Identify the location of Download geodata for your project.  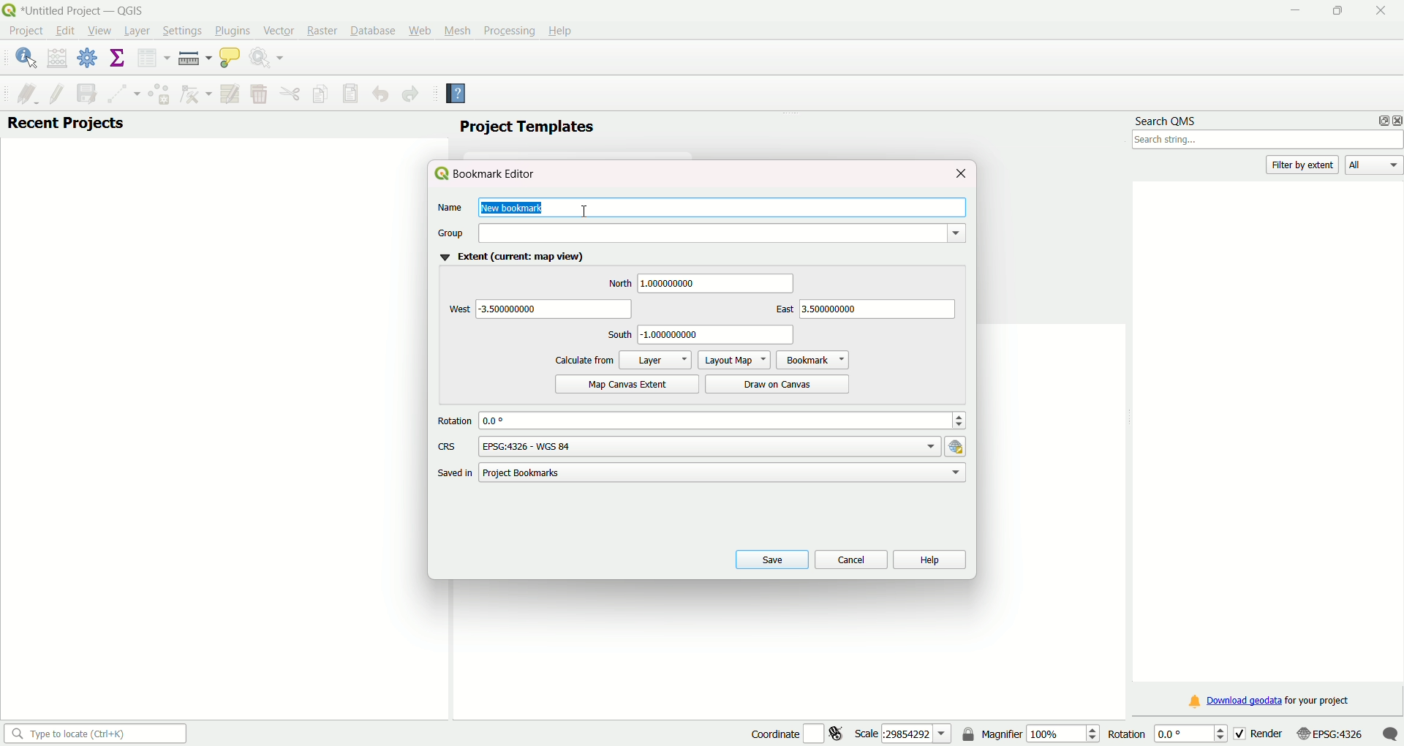
(1270, 702).